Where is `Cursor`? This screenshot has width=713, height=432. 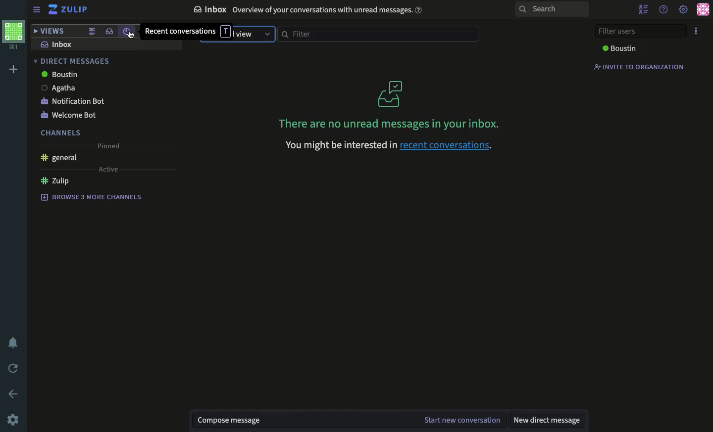
Cursor is located at coordinates (133, 37).